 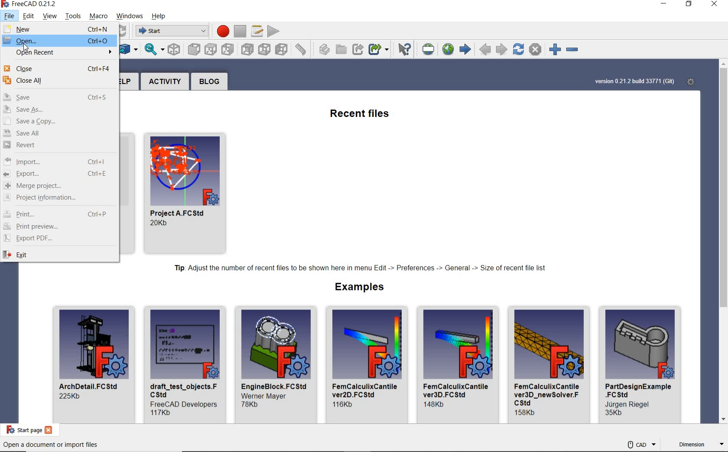 What do you see at coordinates (458, 390) in the screenshot?
I see `name` at bounding box center [458, 390].